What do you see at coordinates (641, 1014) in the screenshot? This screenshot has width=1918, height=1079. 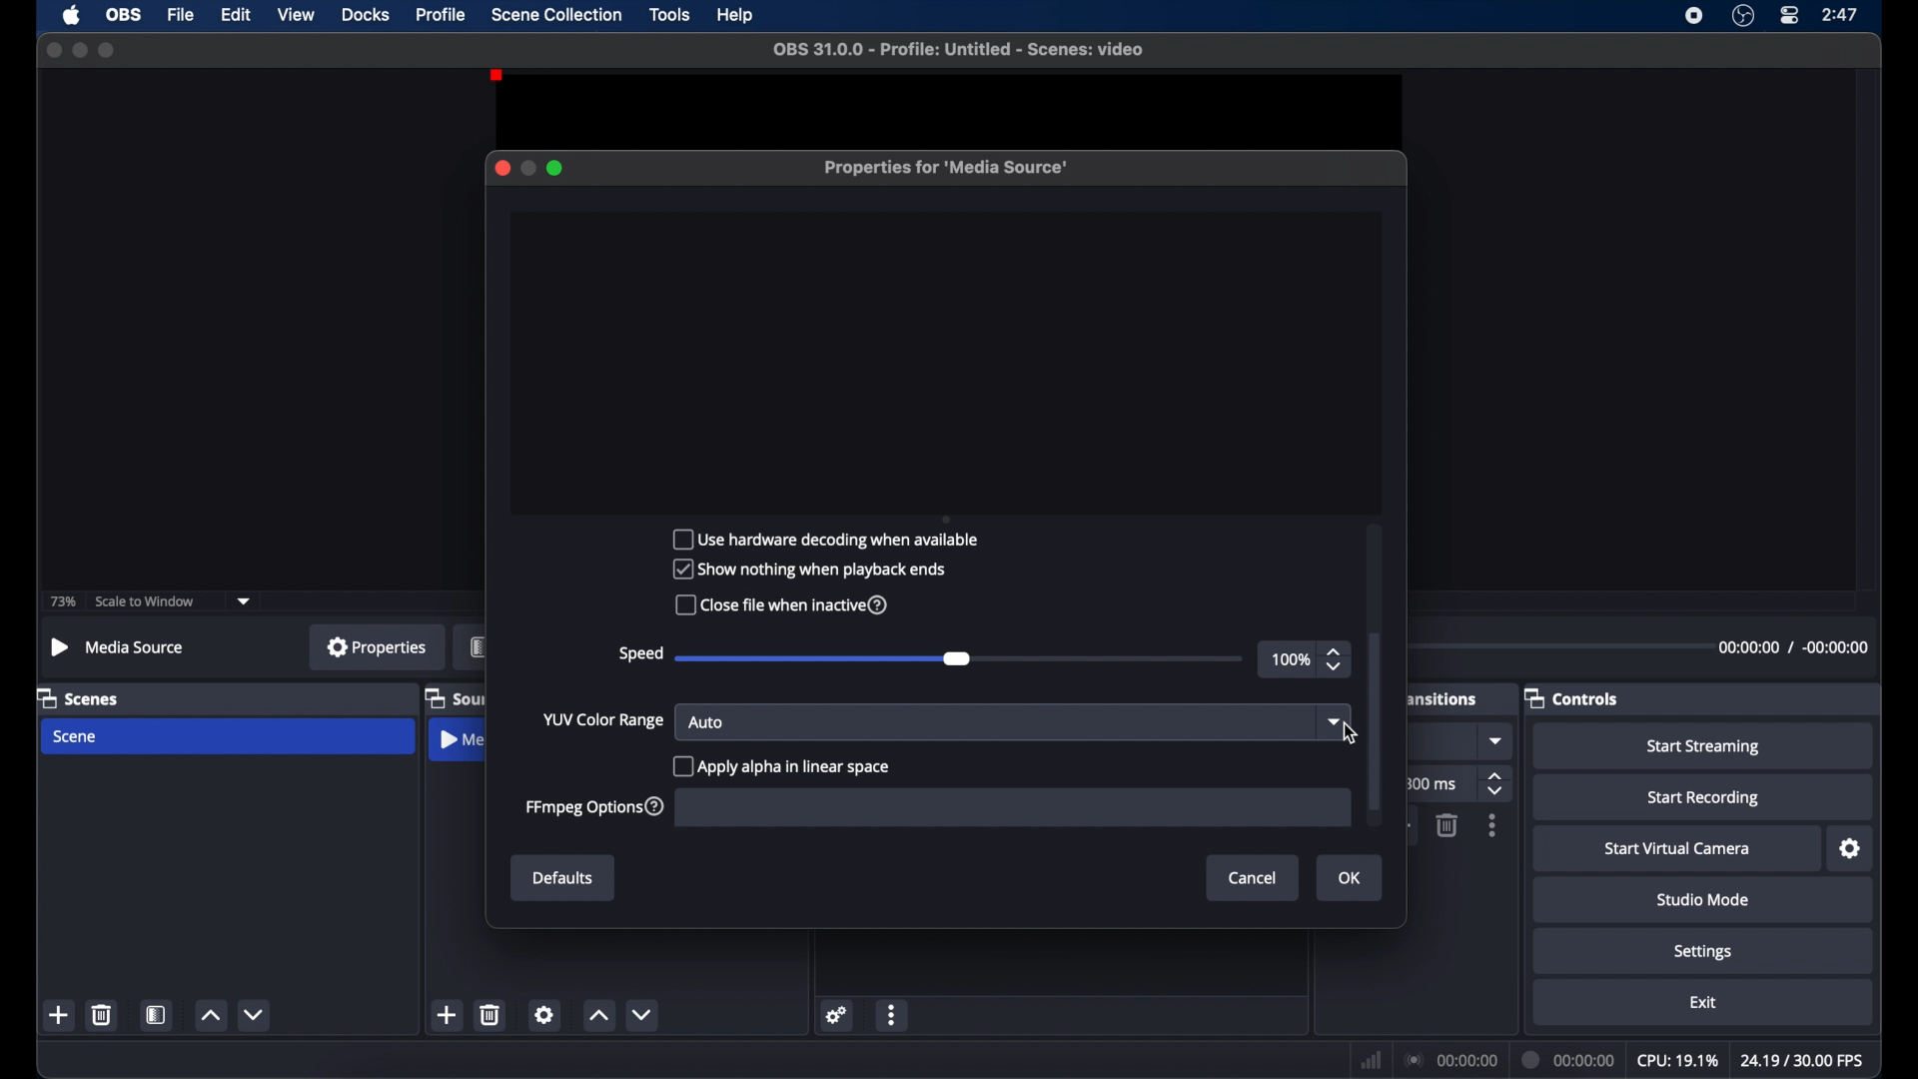 I see `decrement button` at bounding box center [641, 1014].